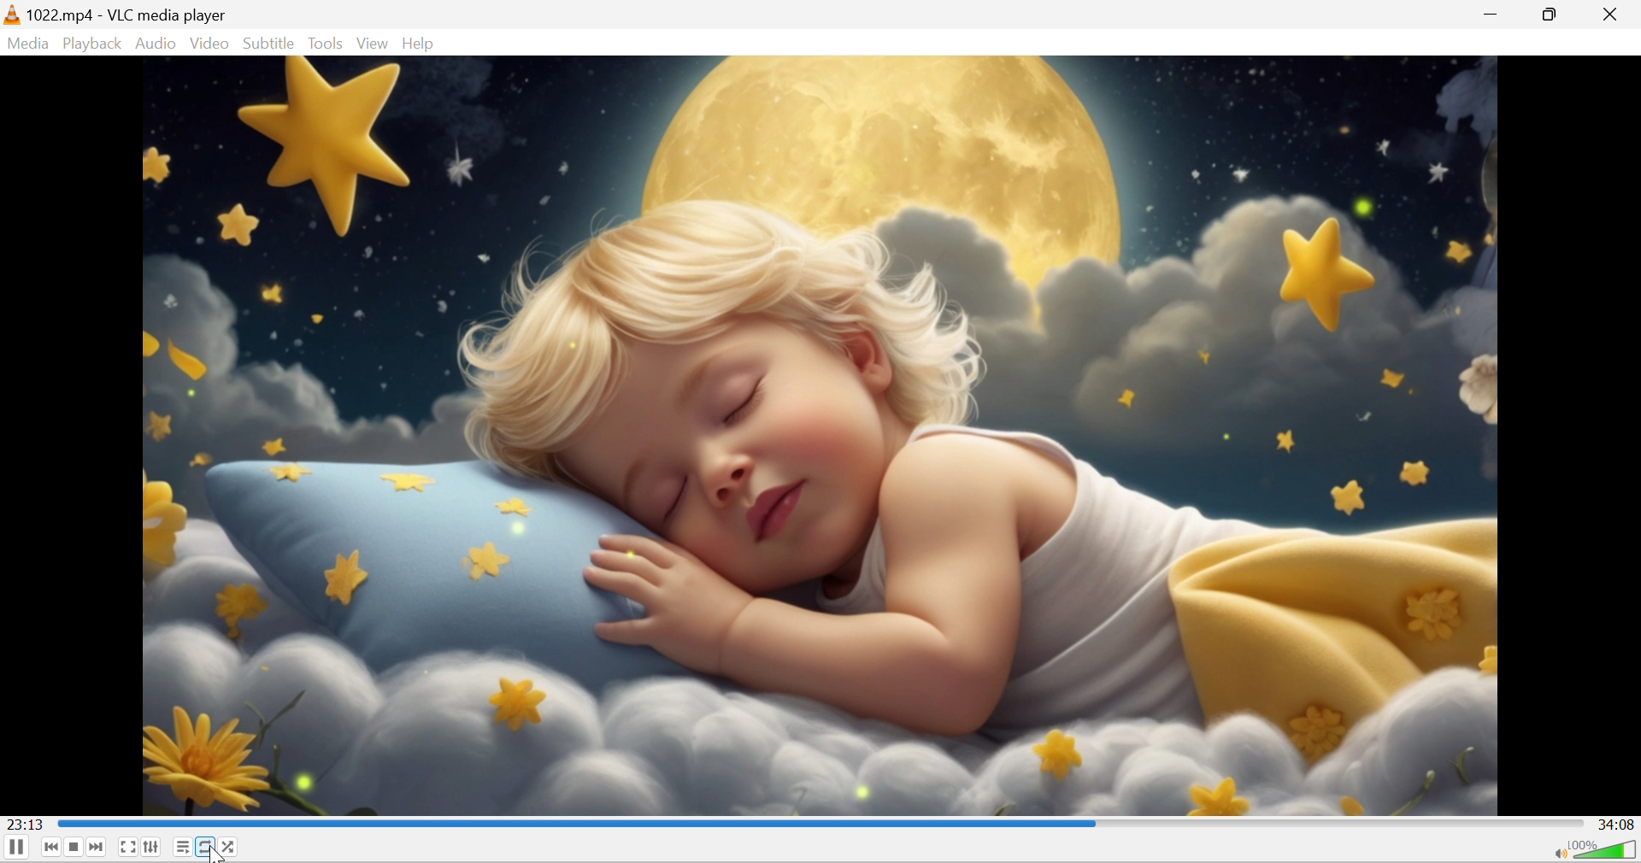 The image size is (1641, 863). What do you see at coordinates (11, 14) in the screenshot?
I see `vlc media player logo` at bounding box center [11, 14].